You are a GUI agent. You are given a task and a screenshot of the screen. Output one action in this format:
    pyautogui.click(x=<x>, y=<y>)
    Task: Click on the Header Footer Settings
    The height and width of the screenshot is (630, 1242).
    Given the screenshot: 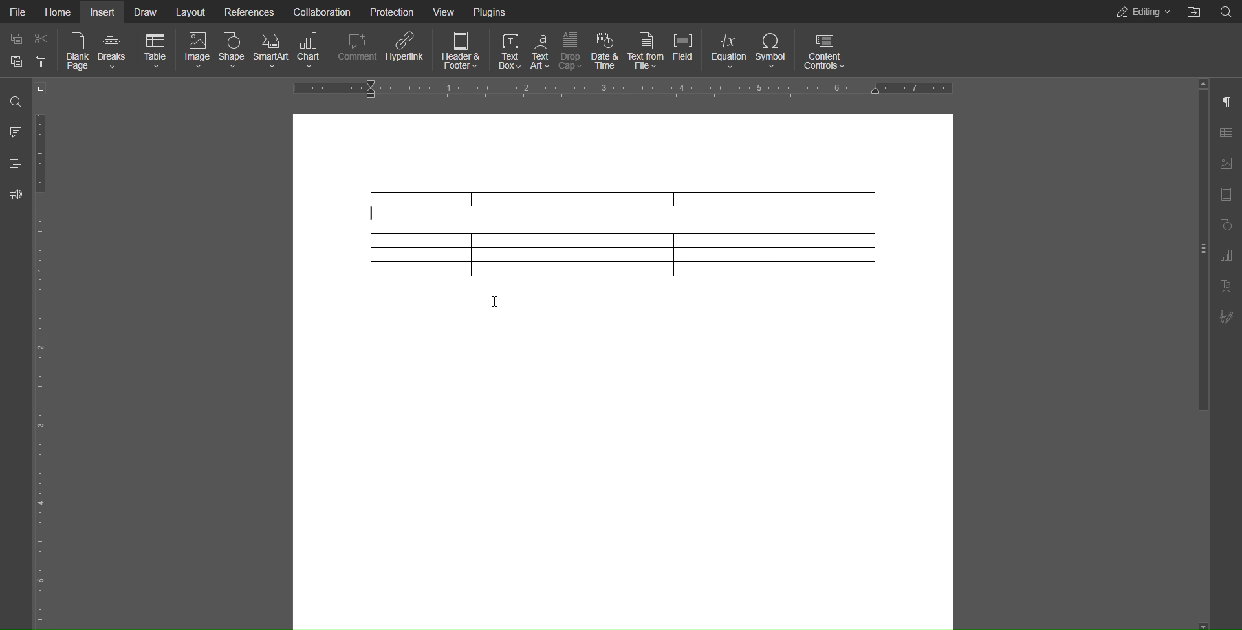 What is the action you would take?
    pyautogui.click(x=1226, y=195)
    